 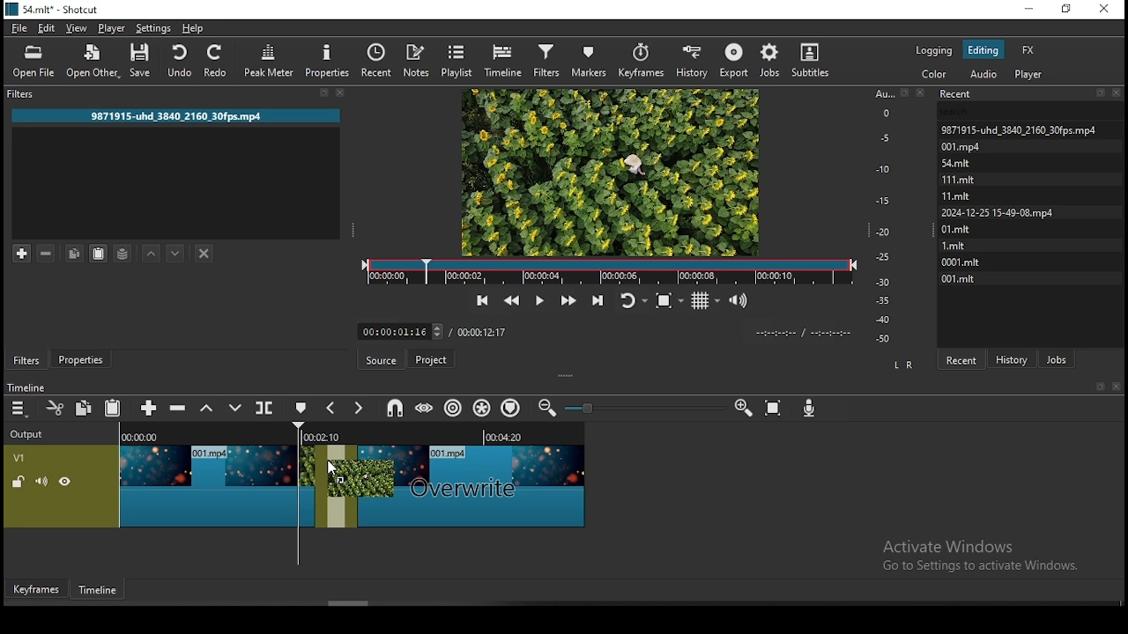 What do you see at coordinates (1117, 387) in the screenshot?
I see `close` at bounding box center [1117, 387].